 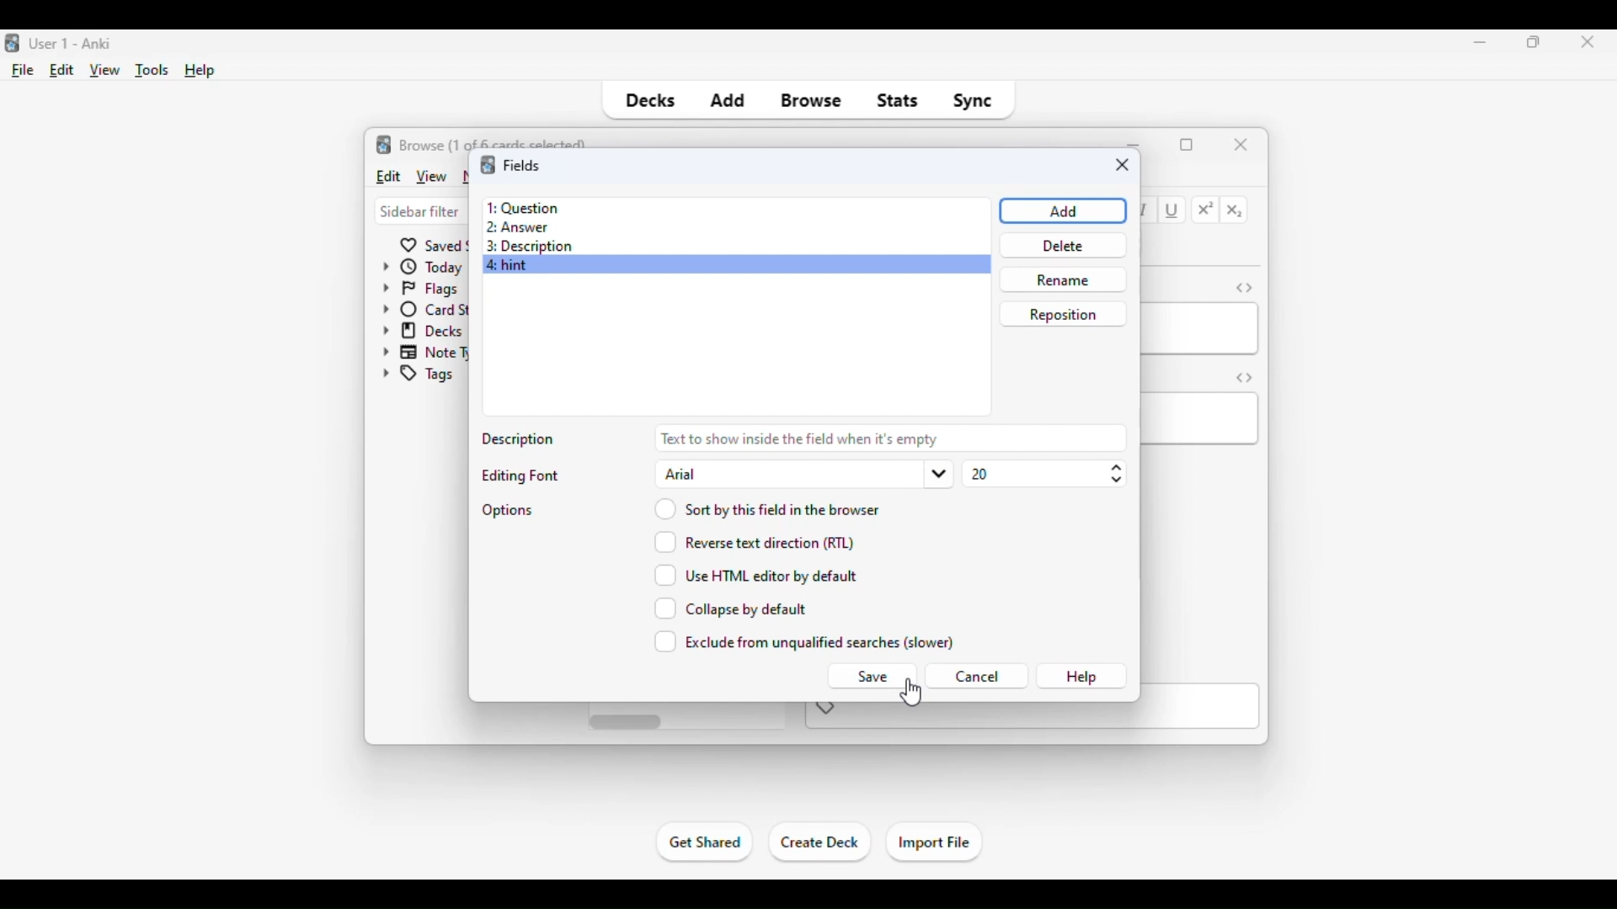 I want to click on superscript, so click(x=1206, y=210).